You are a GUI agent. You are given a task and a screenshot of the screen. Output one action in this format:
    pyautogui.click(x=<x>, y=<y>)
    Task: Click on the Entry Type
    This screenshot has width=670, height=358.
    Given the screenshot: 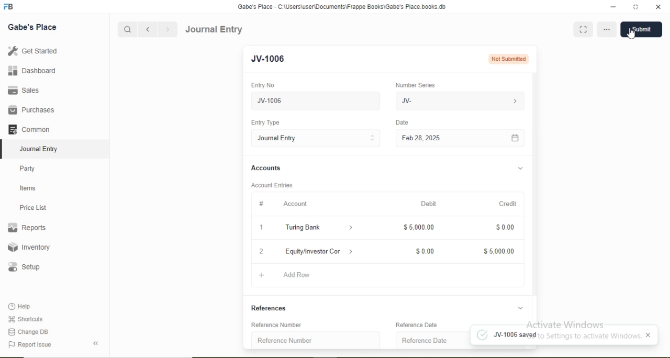 What is the action you would take?
    pyautogui.click(x=264, y=122)
    